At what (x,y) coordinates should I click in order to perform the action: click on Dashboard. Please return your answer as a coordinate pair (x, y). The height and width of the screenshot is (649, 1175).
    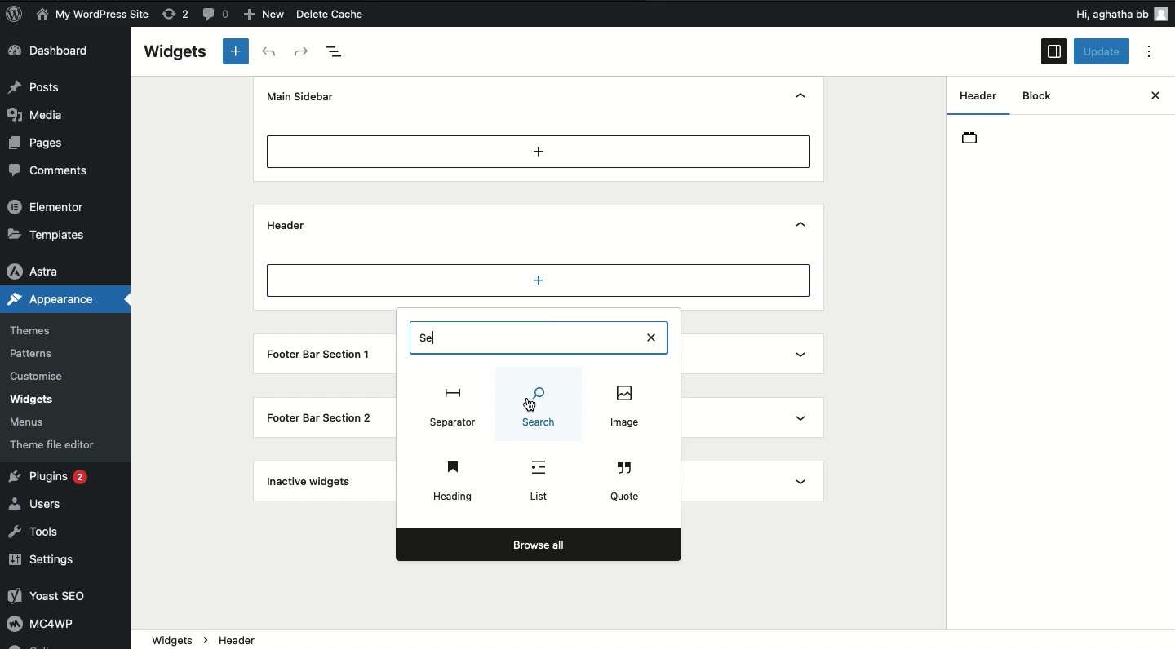
    Looking at the image, I should click on (60, 52).